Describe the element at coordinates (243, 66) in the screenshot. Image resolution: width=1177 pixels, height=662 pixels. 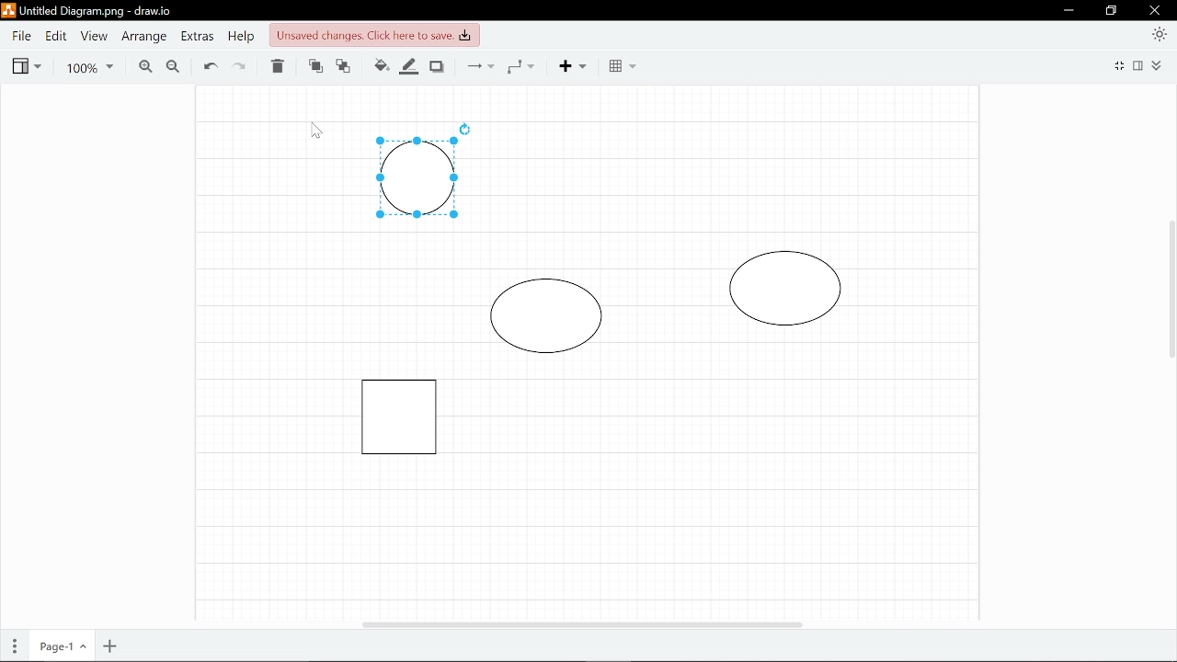
I see `Redo` at that location.